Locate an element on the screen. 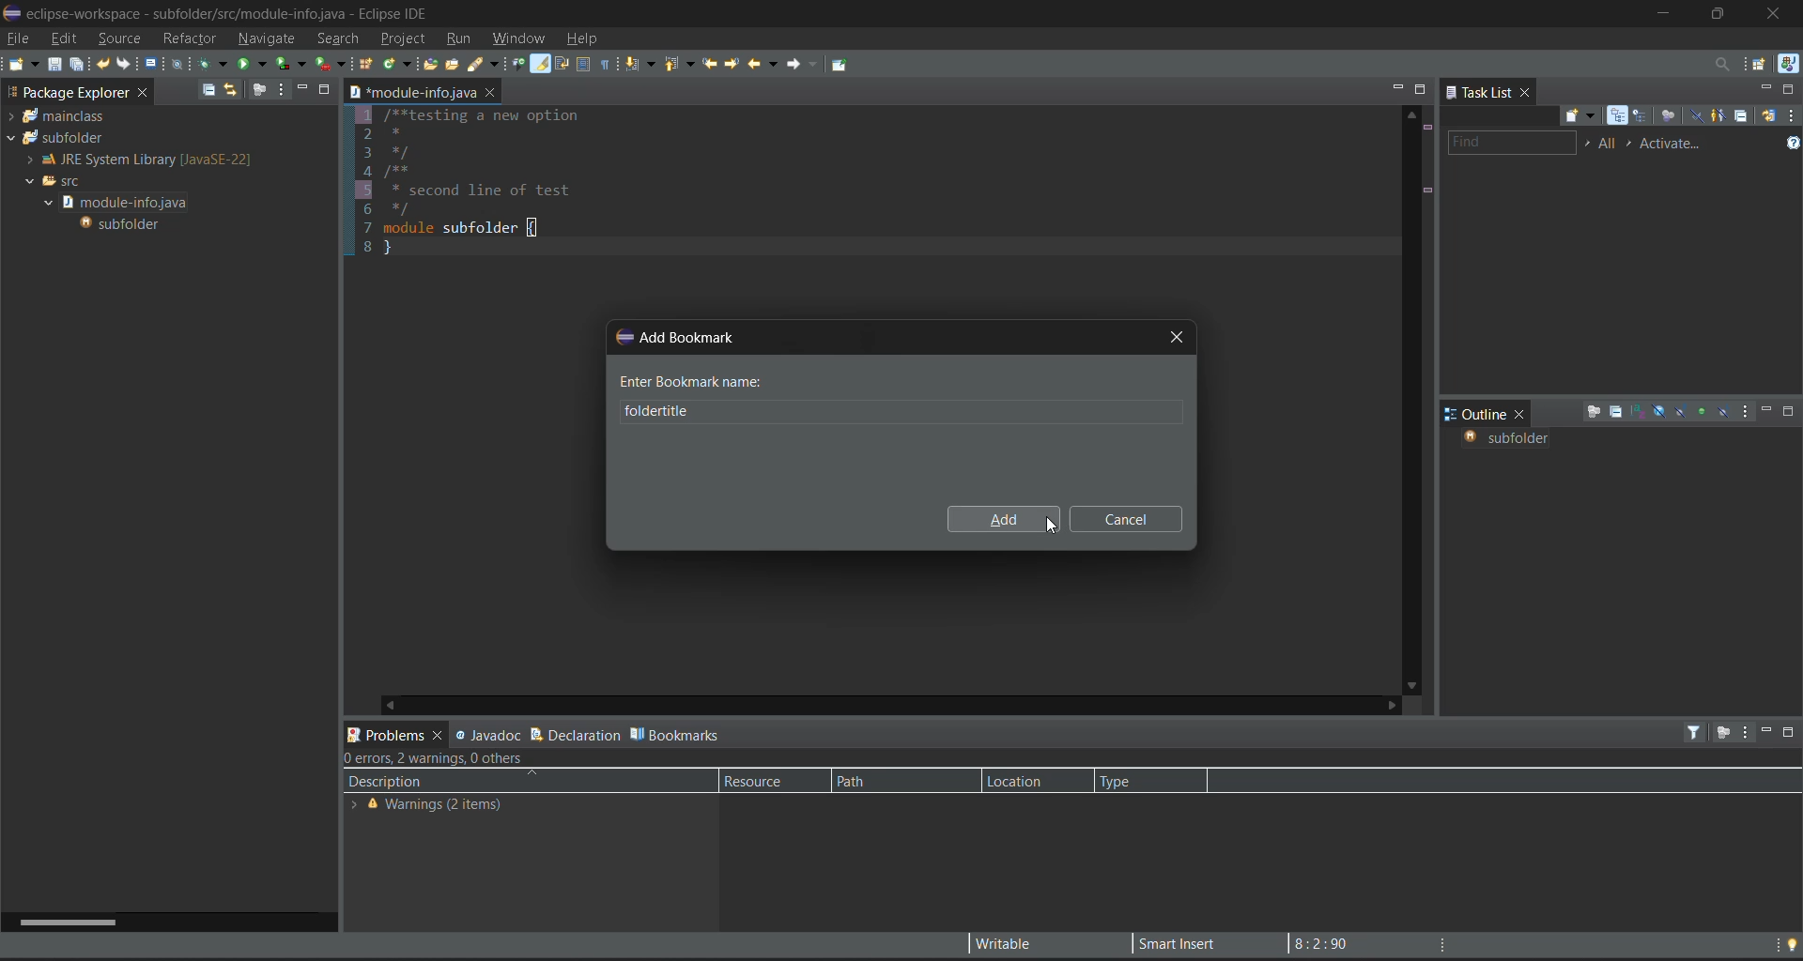  foldertitle is located at coordinates (641, 412).